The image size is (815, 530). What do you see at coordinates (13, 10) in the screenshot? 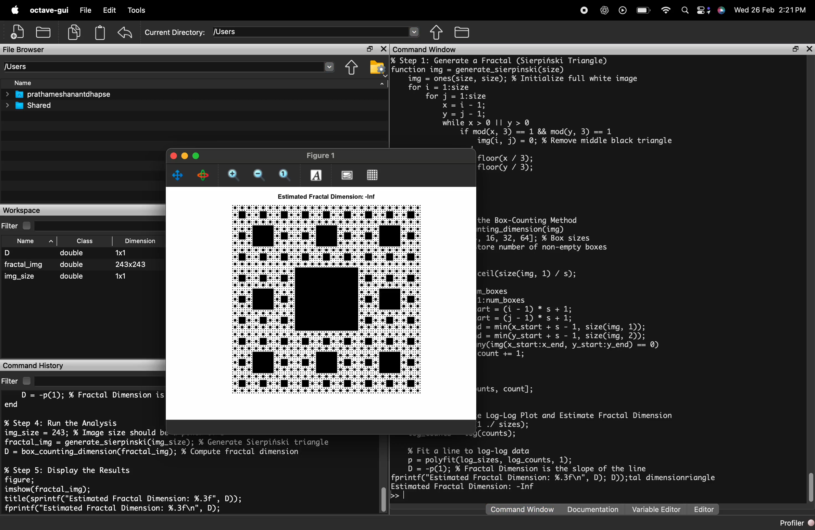
I see `logo` at bounding box center [13, 10].